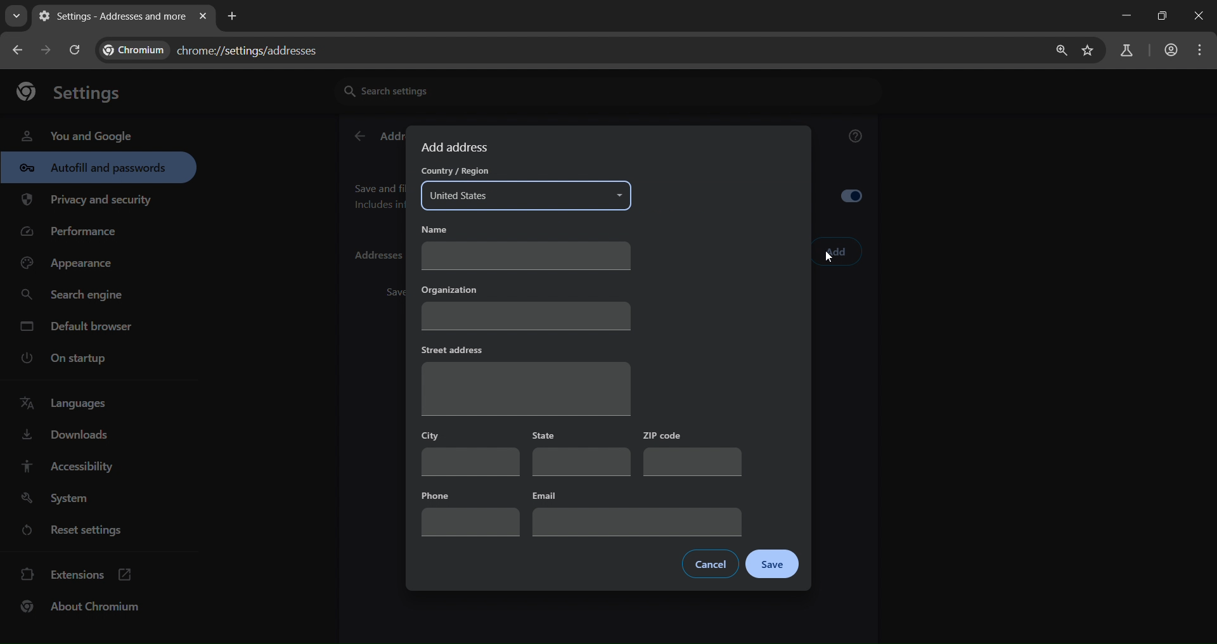 This screenshot has height=644, width=1217. Describe the element at coordinates (110, 16) in the screenshot. I see `current page` at that location.